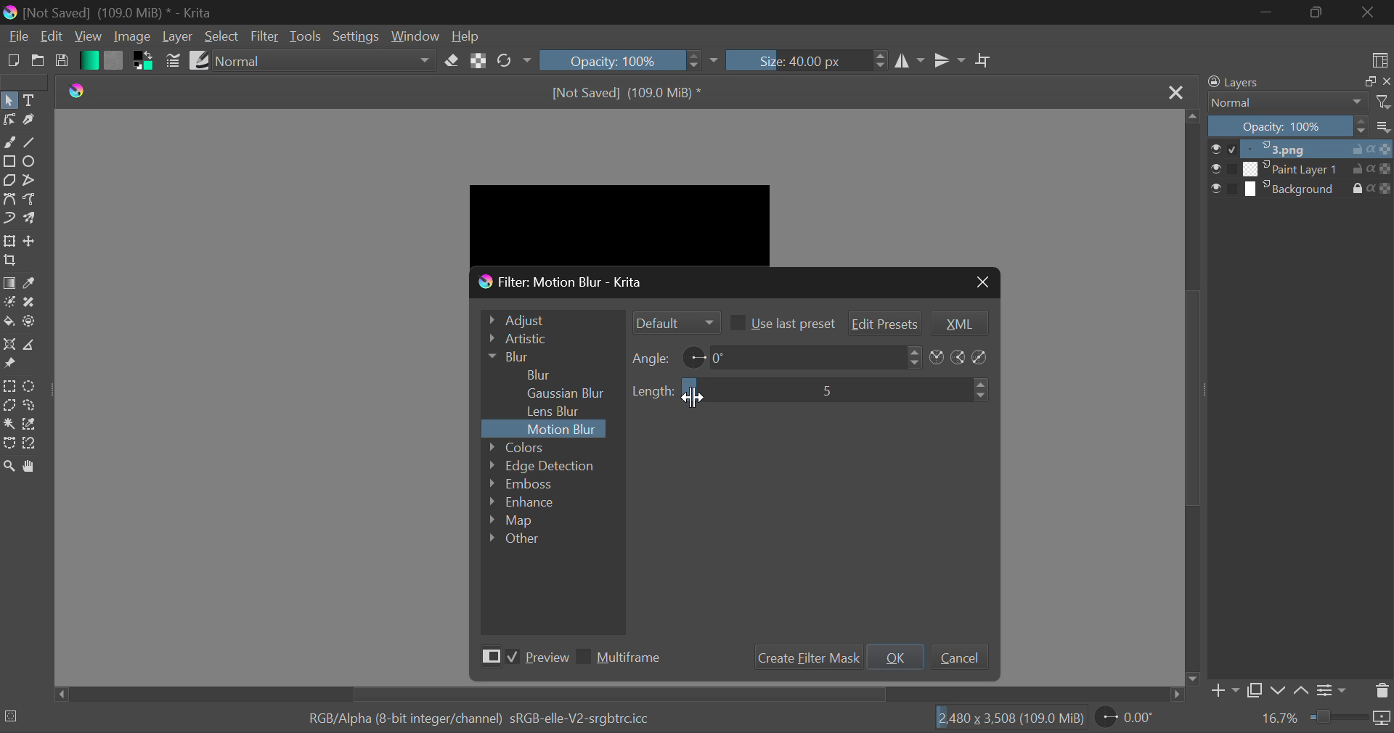  Describe the element at coordinates (949, 60) in the screenshot. I see `Horizontal Mirror Flip` at that location.